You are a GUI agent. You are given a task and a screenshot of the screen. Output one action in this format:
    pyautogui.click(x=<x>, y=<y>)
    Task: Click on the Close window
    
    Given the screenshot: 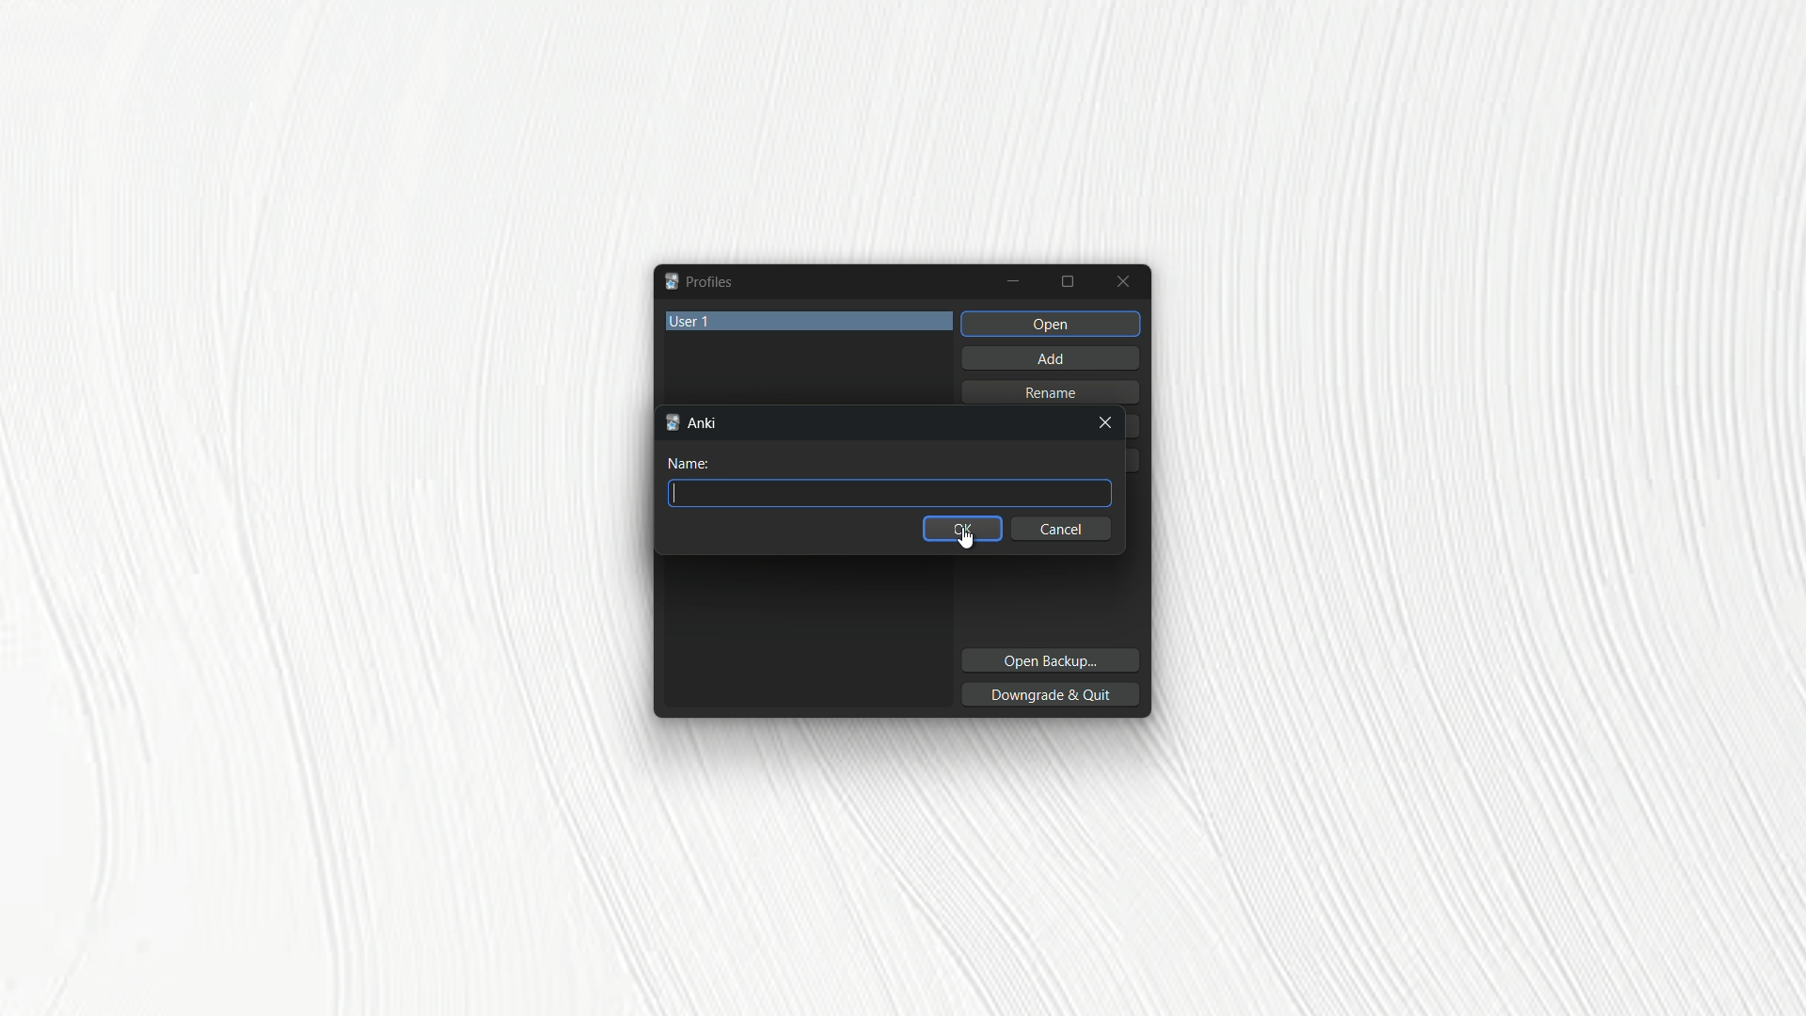 What is the action you would take?
    pyautogui.click(x=1125, y=281)
    